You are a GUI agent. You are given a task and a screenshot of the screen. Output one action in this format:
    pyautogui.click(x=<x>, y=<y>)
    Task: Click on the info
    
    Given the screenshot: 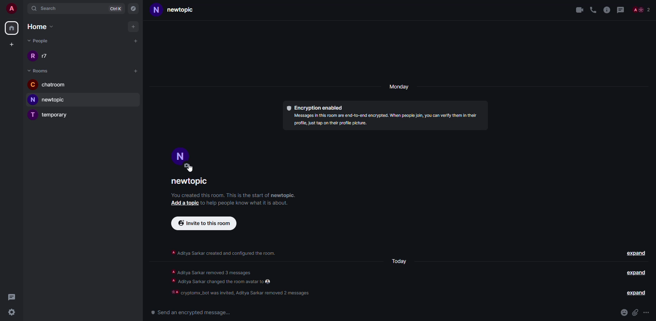 What is the action you would take?
    pyautogui.click(x=384, y=120)
    